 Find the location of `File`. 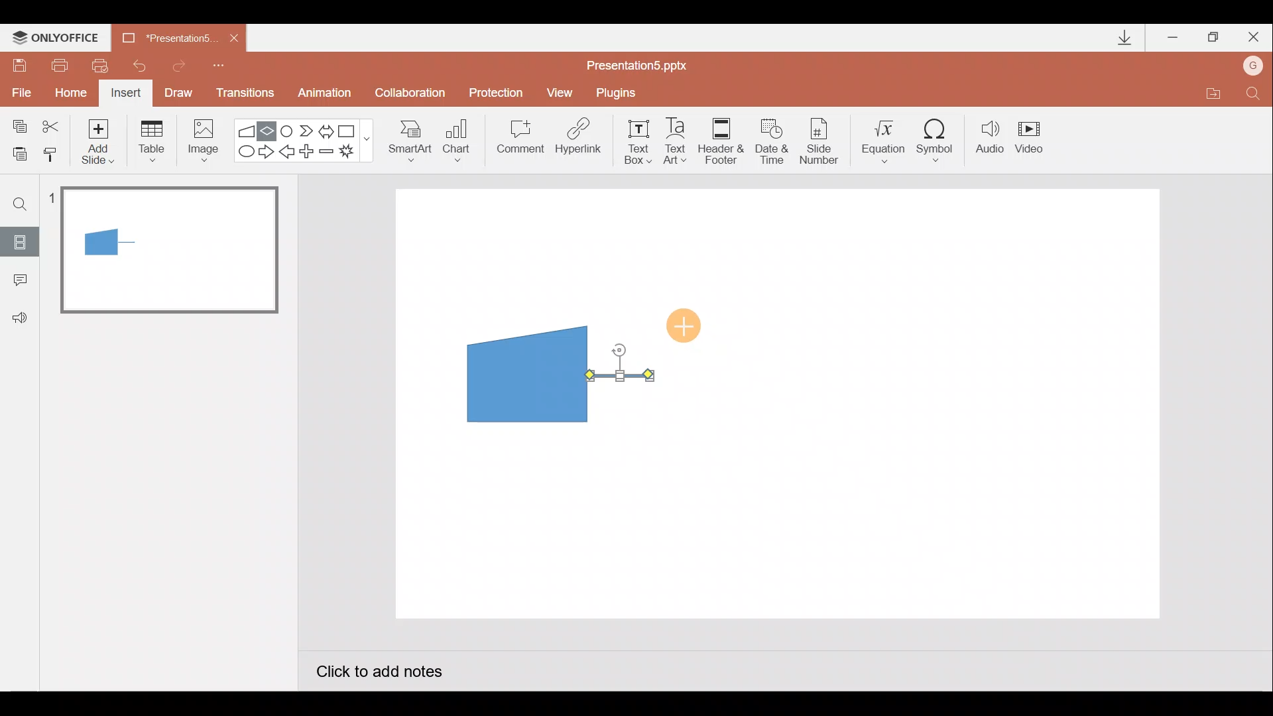

File is located at coordinates (19, 89).